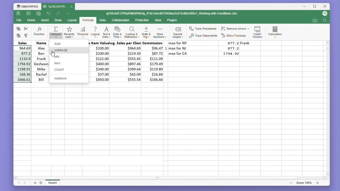 The image size is (340, 191). Describe the element at coordinates (325, 178) in the screenshot. I see `scroll right` at that location.